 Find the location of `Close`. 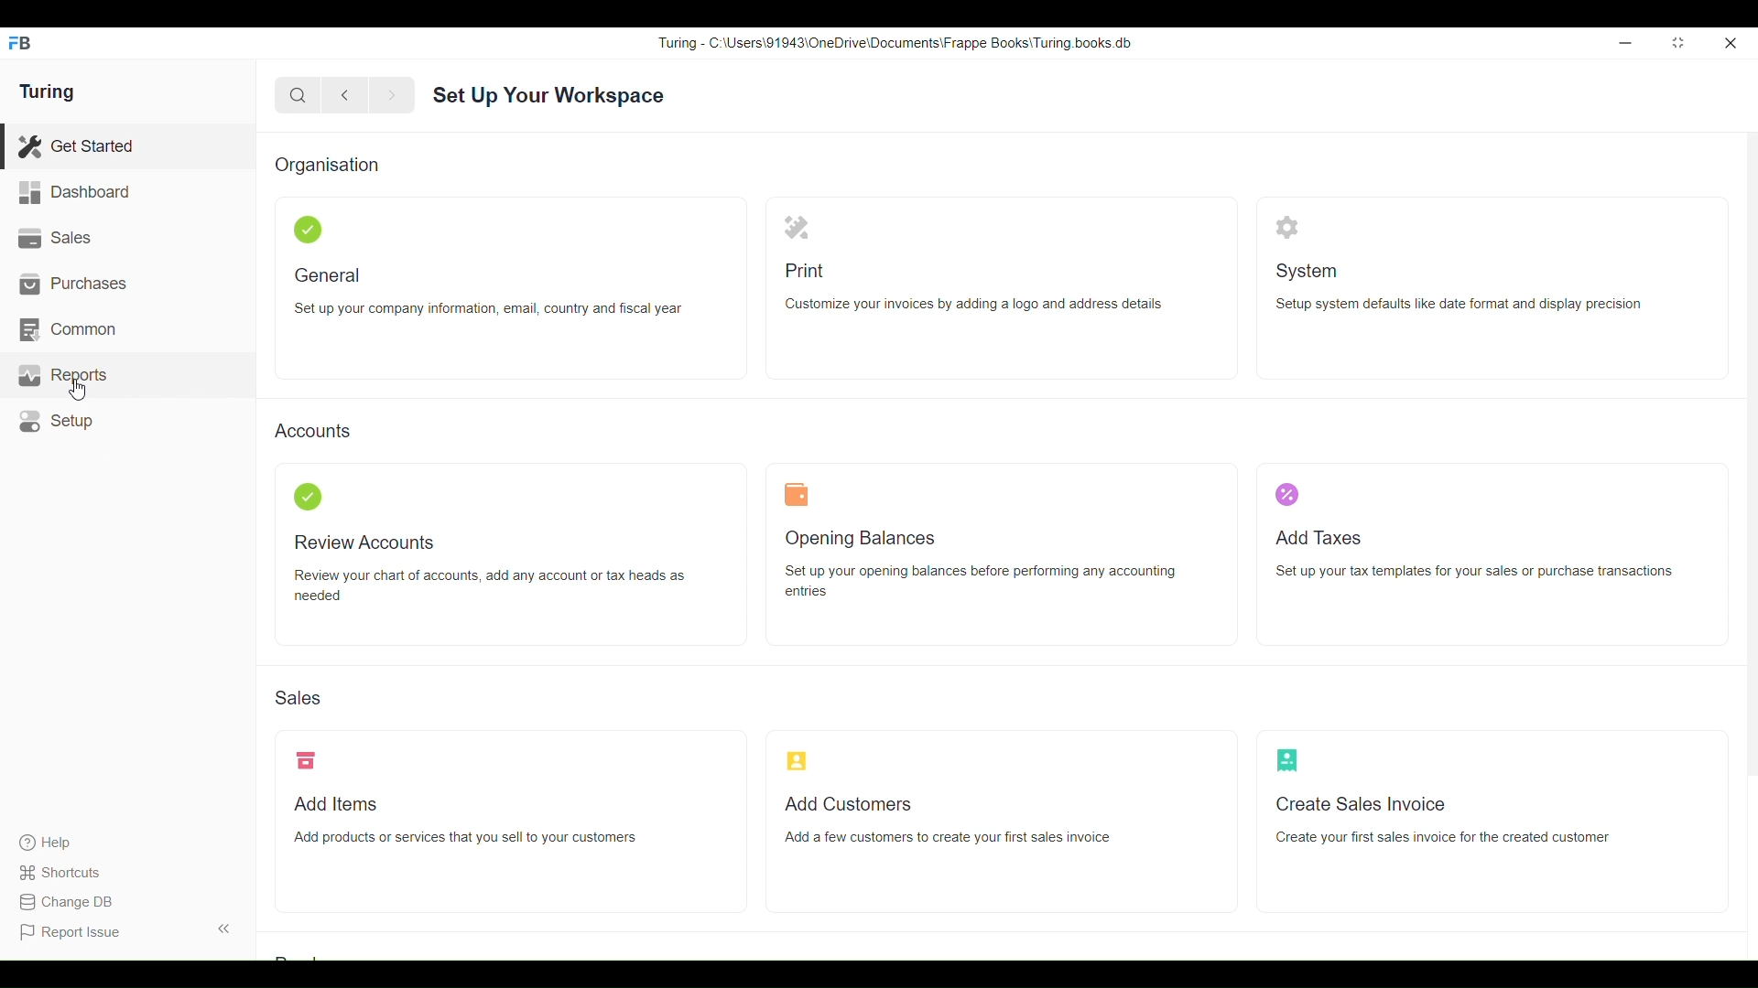

Close is located at coordinates (1730, 43).